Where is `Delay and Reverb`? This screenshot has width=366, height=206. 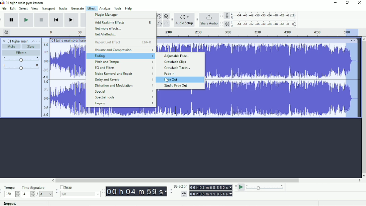 Delay and Reverb is located at coordinates (124, 80).